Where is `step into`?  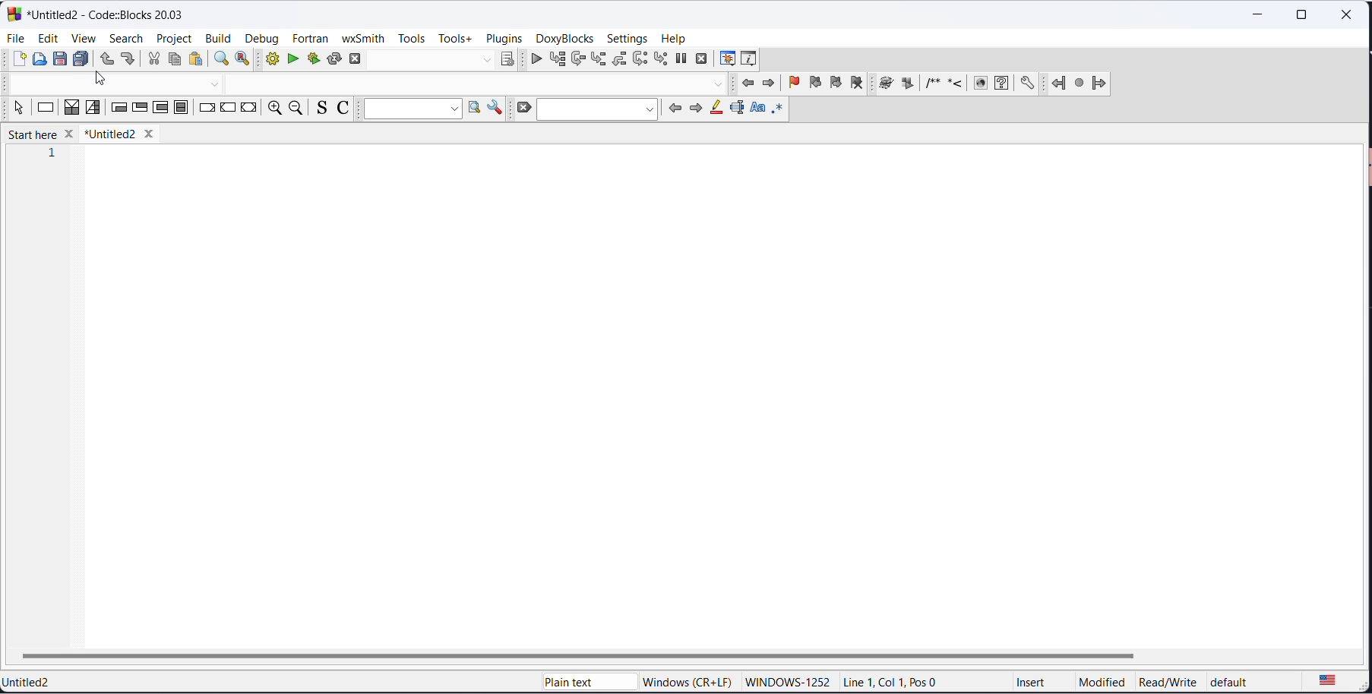
step into is located at coordinates (598, 61).